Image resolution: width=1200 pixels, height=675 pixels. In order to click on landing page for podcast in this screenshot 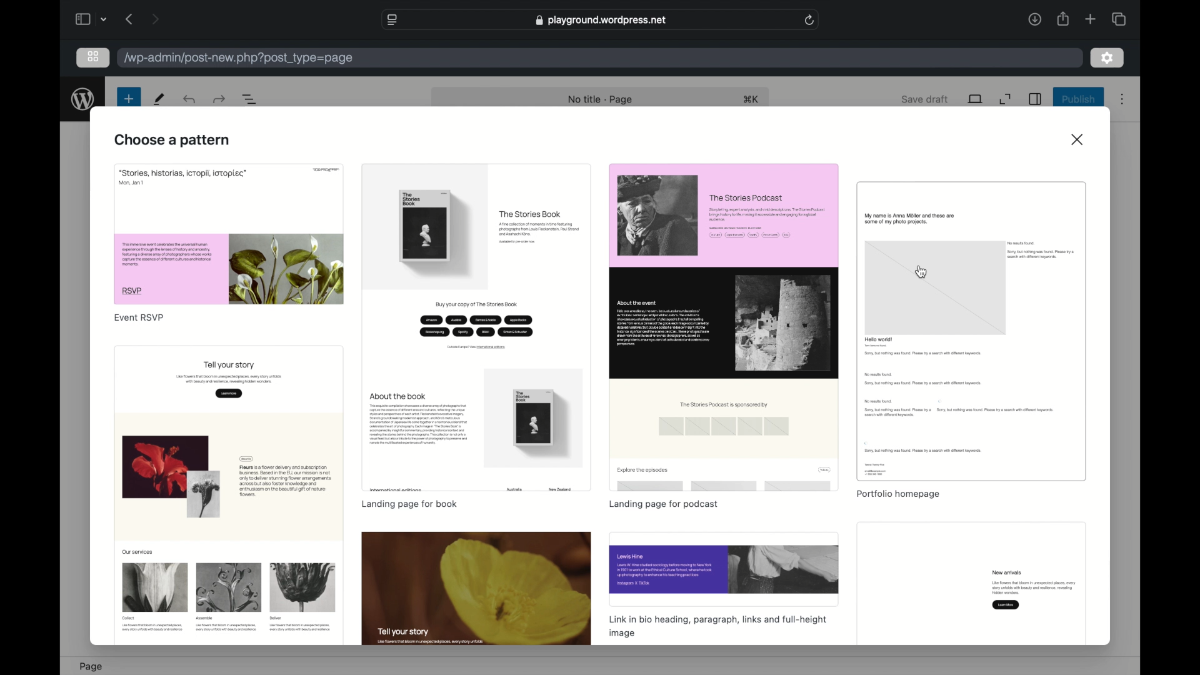, I will do `click(661, 505)`.